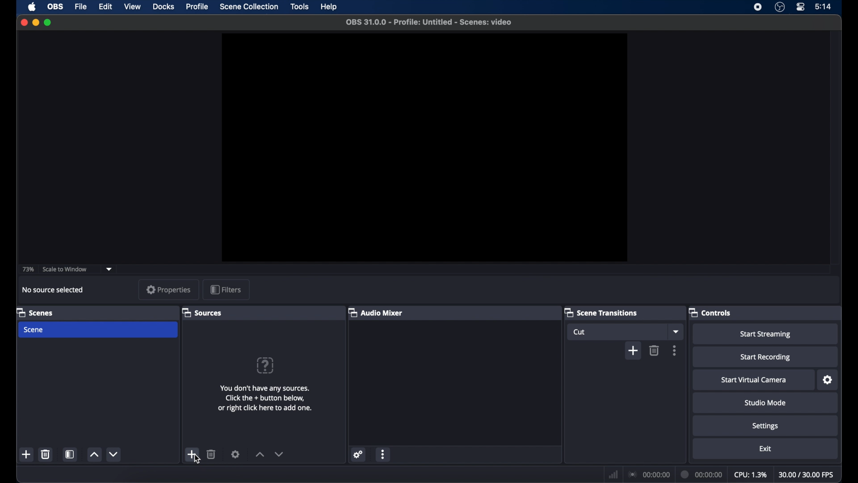 This screenshot has height=483, width=858. Describe the element at coordinates (329, 6) in the screenshot. I see `help` at that location.